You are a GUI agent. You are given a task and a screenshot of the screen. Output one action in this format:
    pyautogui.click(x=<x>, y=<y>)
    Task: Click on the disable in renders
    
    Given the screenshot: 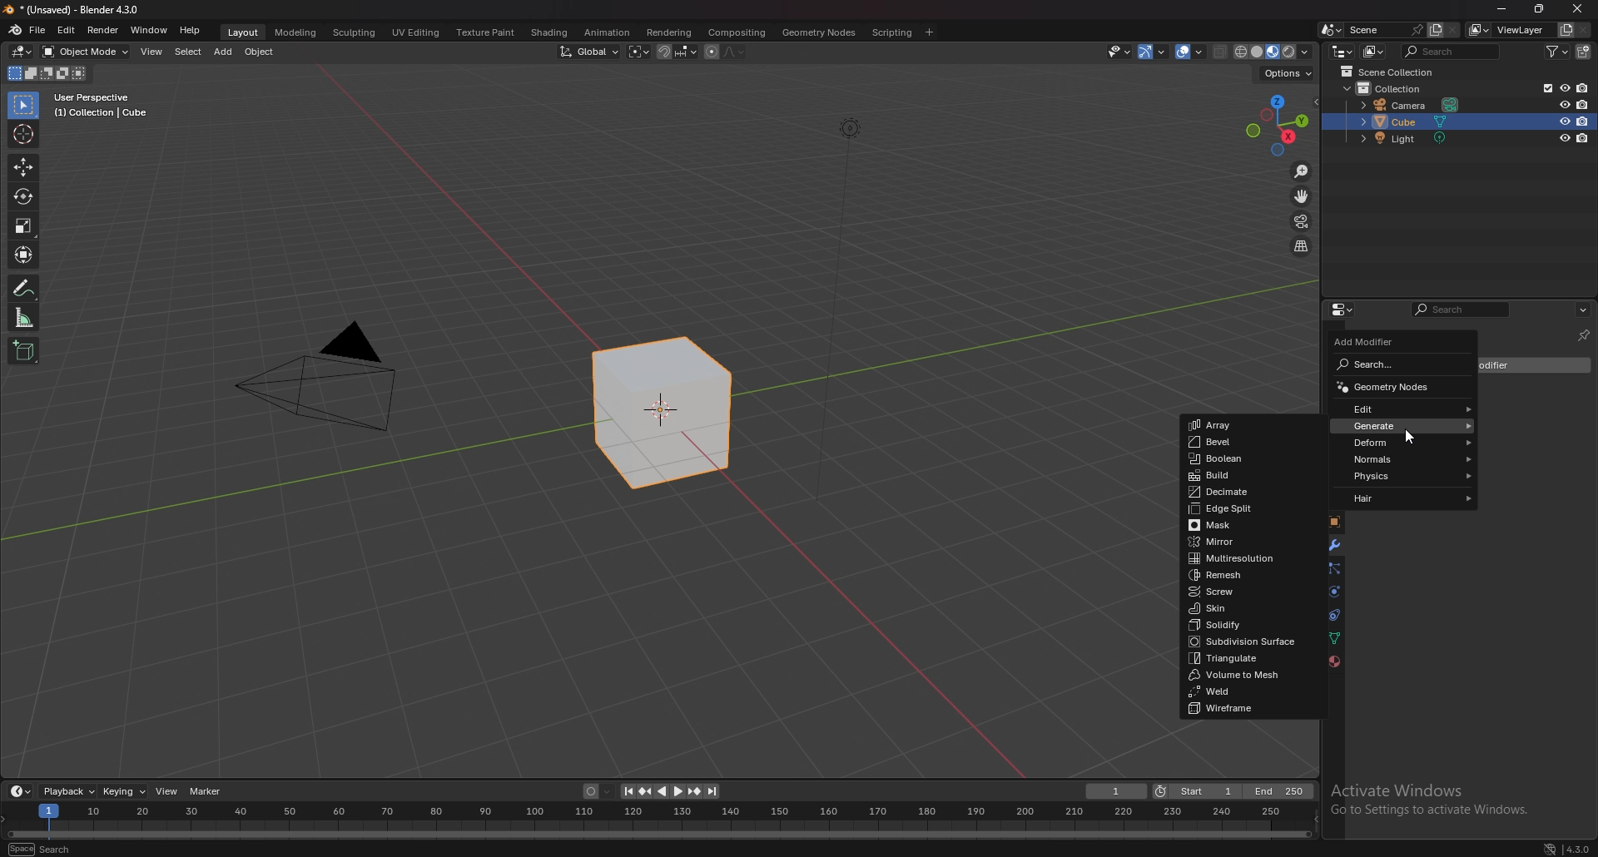 What is the action you would take?
    pyautogui.click(x=1582, y=121)
    